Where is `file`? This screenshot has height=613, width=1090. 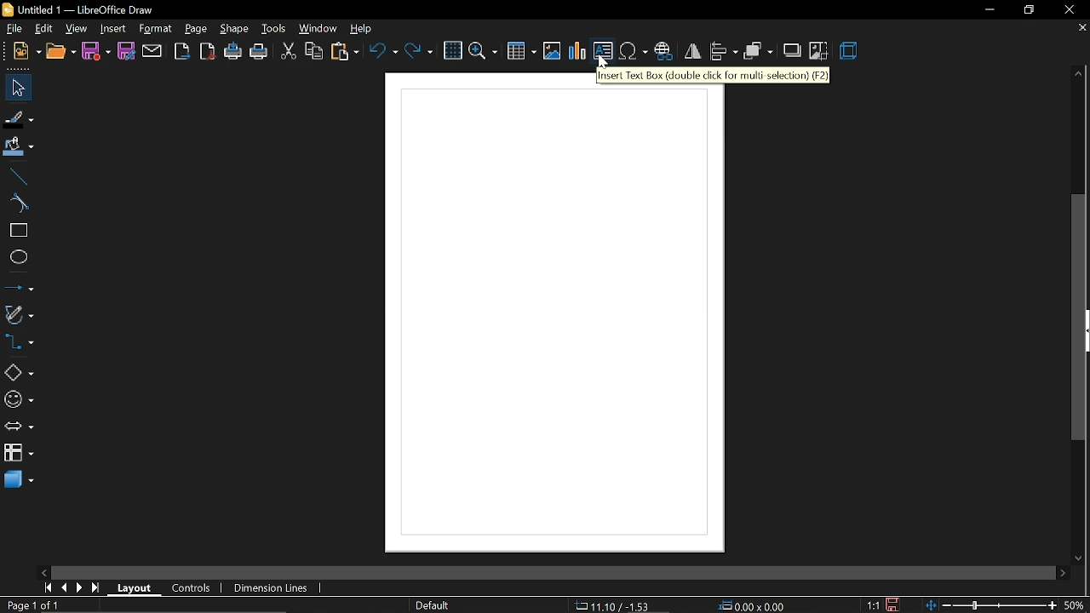 file is located at coordinates (15, 31).